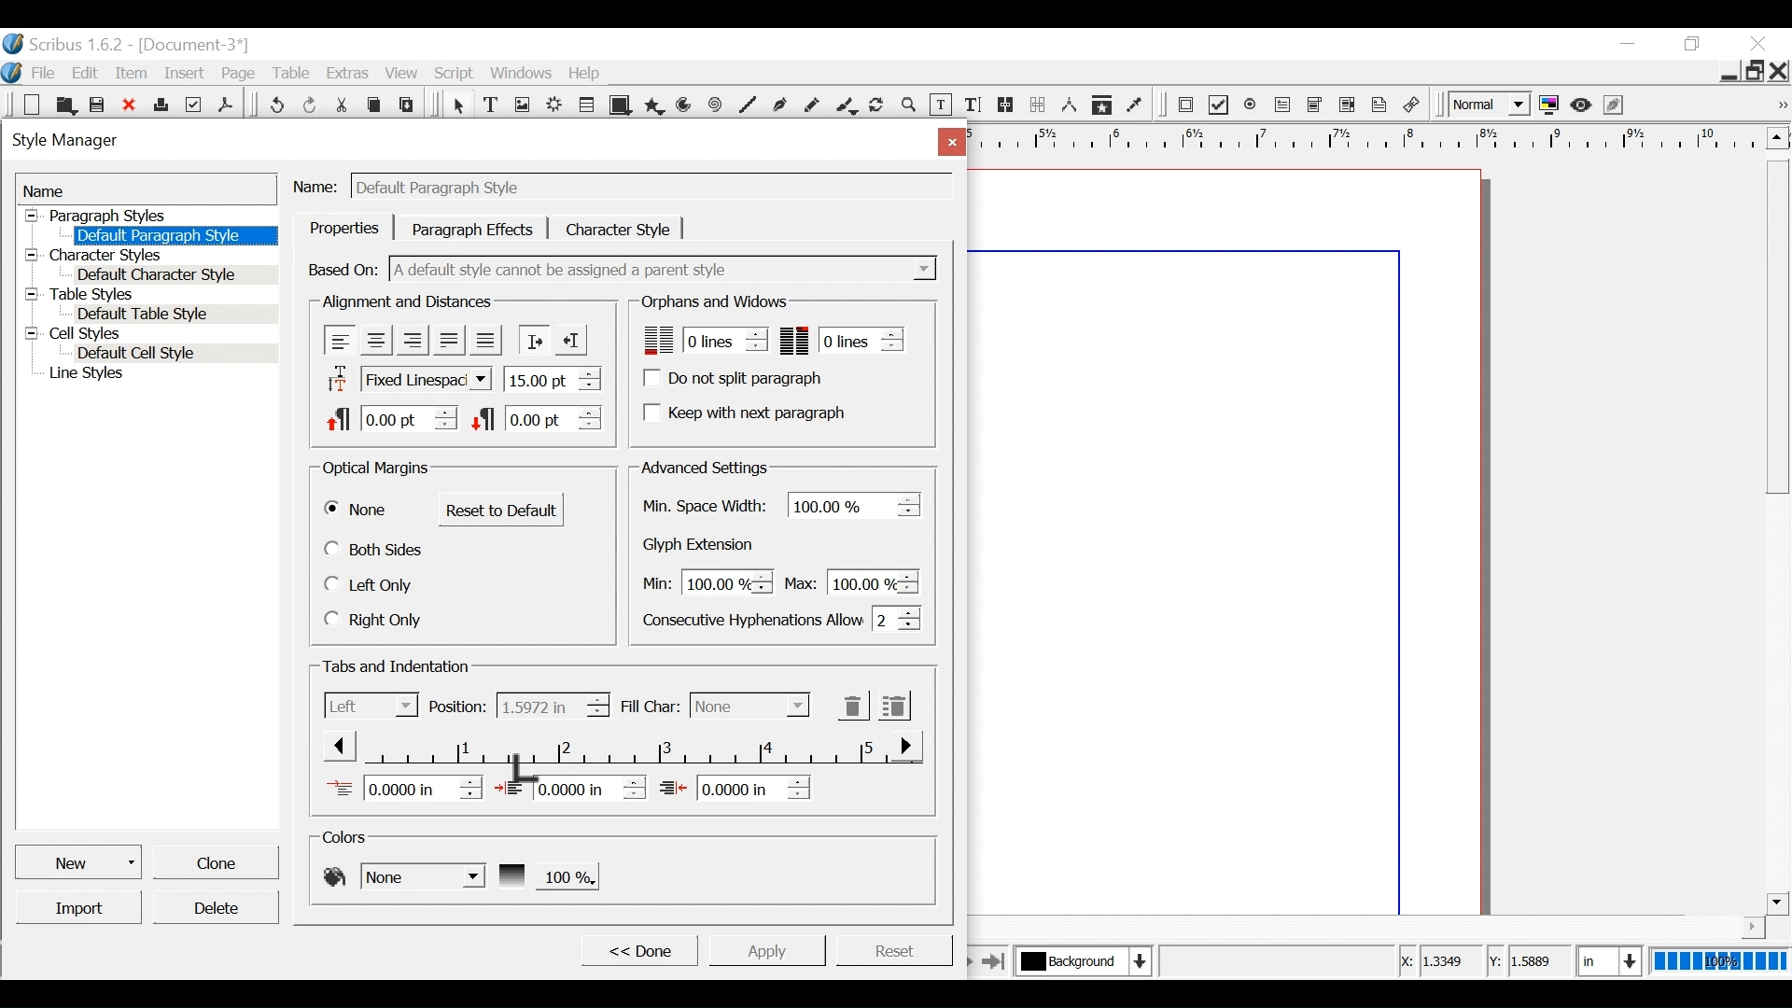  Describe the element at coordinates (570, 338) in the screenshot. I see `Push Indent to the left` at that location.